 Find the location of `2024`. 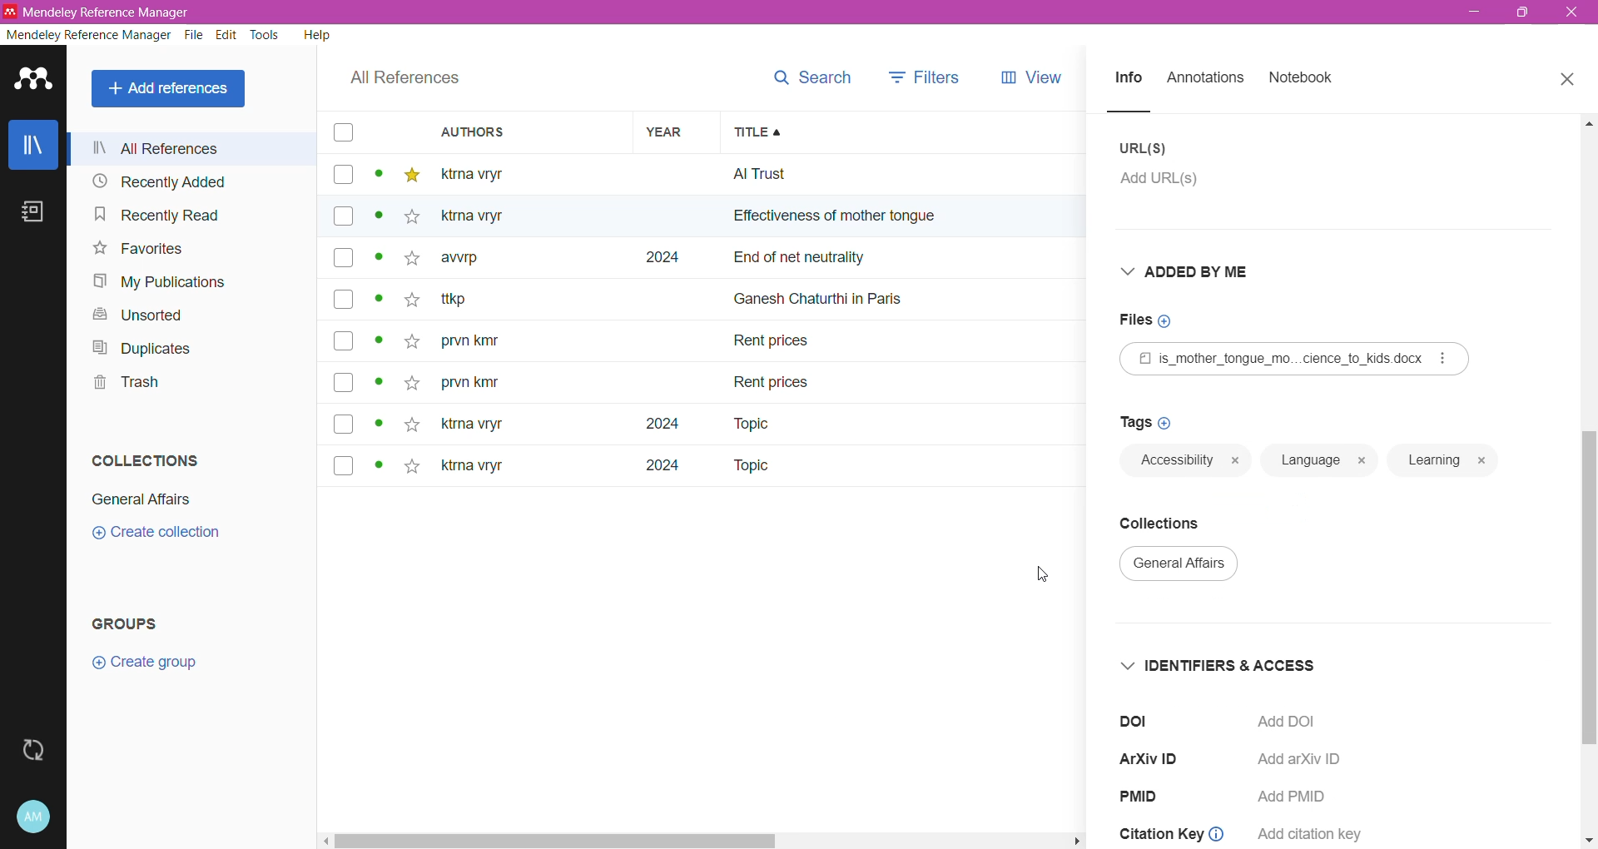

2024 is located at coordinates (658, 258).